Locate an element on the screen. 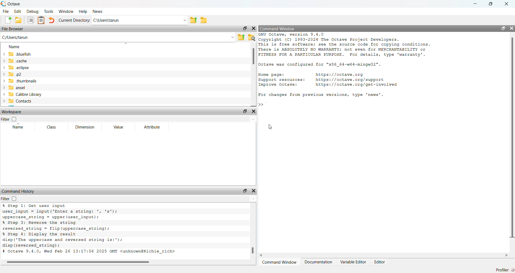 Image resolution: width=515 pixels, height=273 pixels. command history is located at coordinates (18, 191).